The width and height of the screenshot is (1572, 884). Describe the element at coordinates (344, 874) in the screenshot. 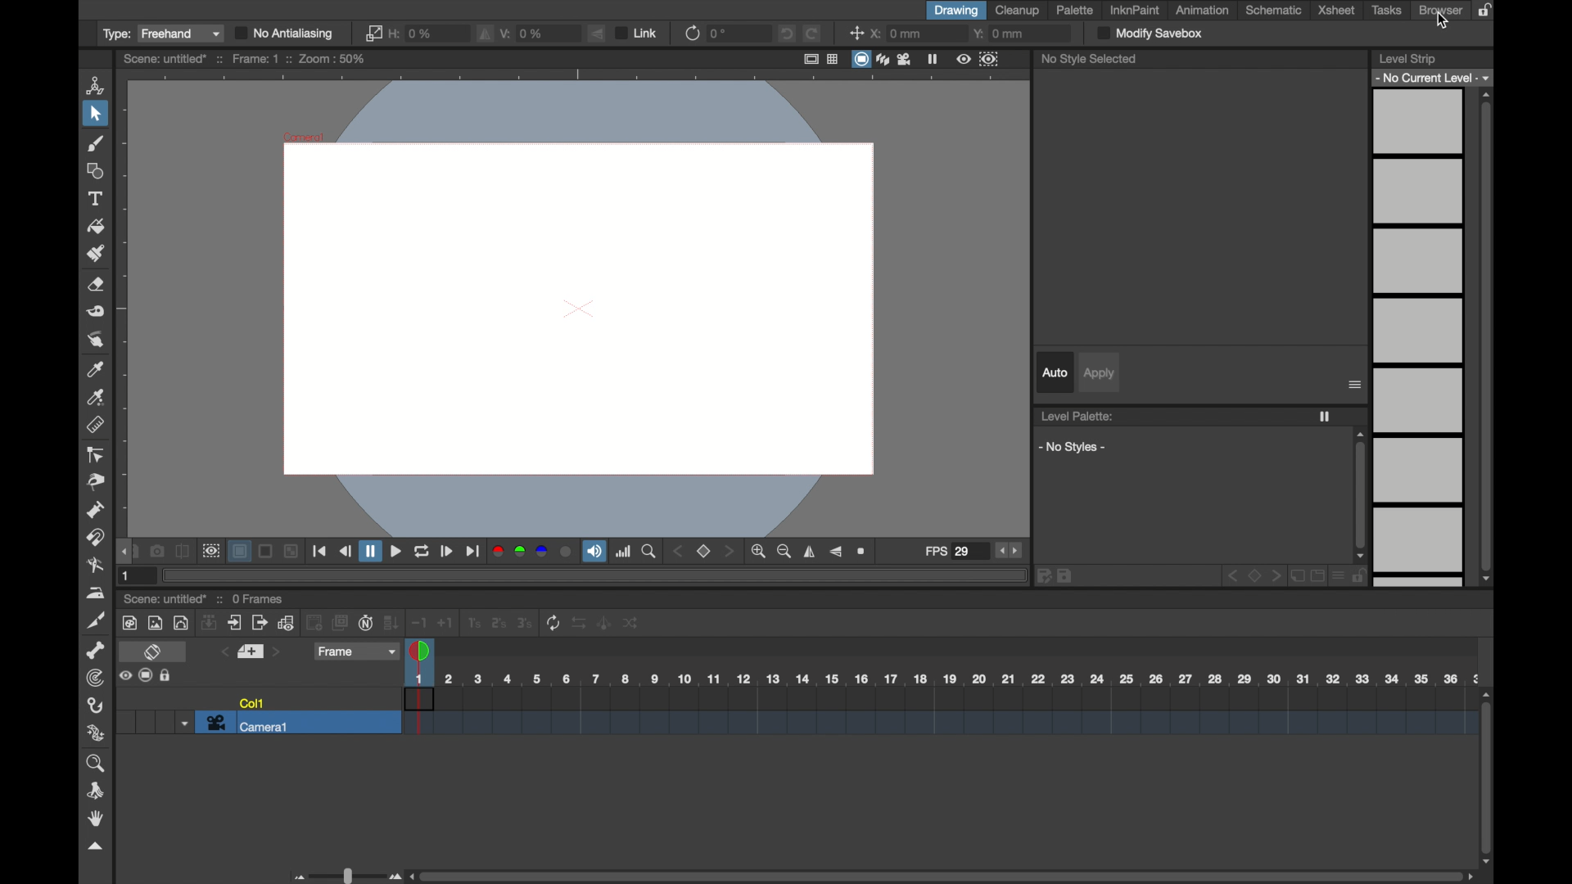

I see `slider` at that location.